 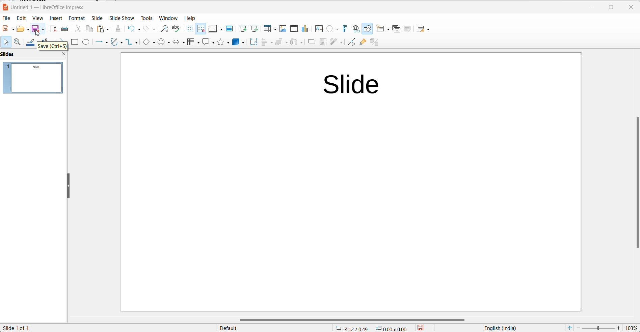 What do you see at coordinates (350, 182) in the screenshot?
I see `current slide` at bounding box center [350, 182].